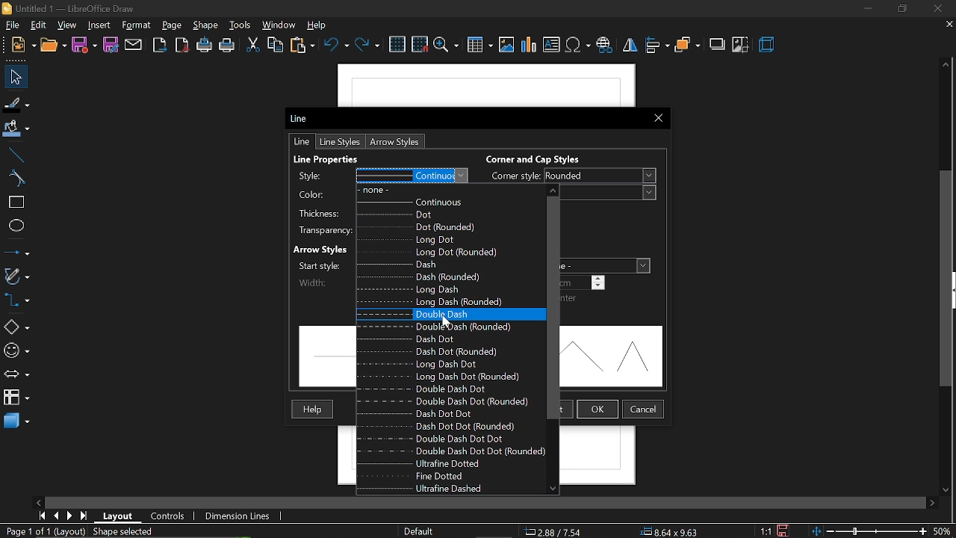  What do you see at coordinates (11, 25) in the screenshot?
I see `file` at bounding box center [11, 25].